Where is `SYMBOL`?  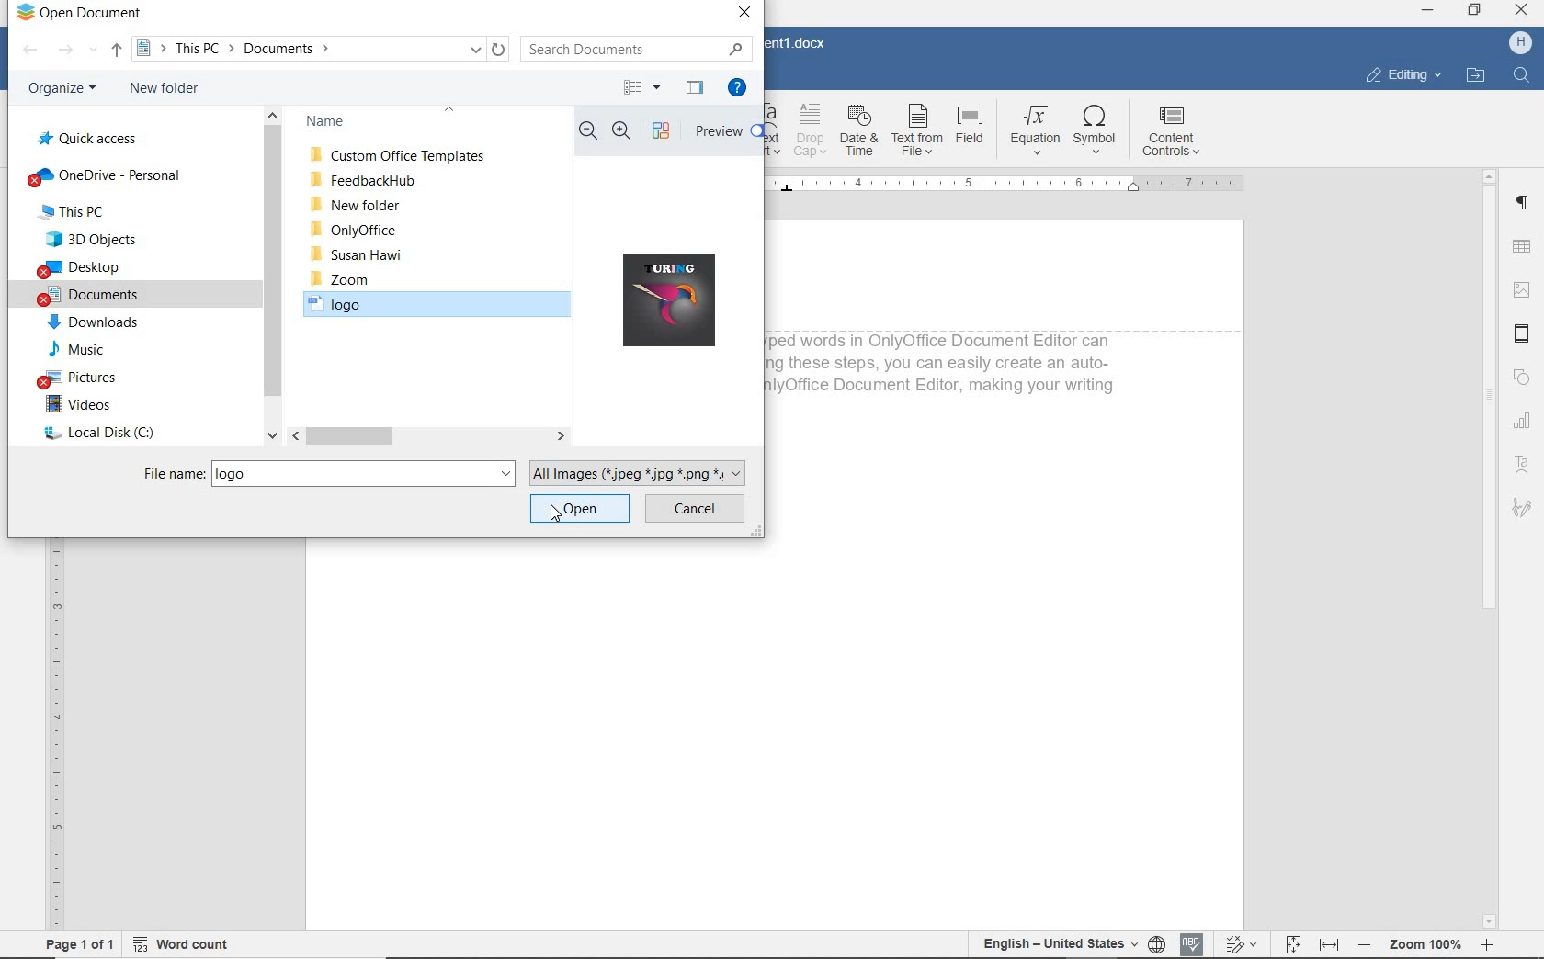
SYMBOL is located at coordinates (1096, 134).